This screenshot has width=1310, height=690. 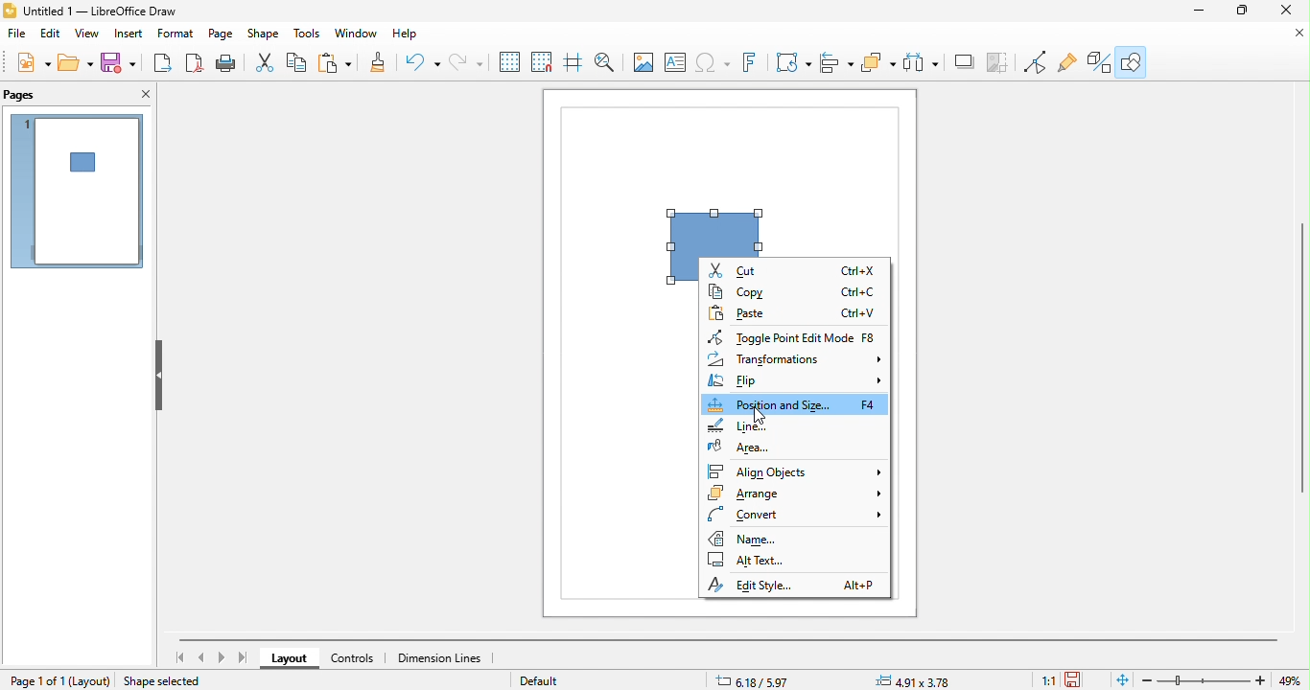 What do you see at coordinates (264, 35) in the screenshot?
I see `shape` at bounding box center [264, 35].